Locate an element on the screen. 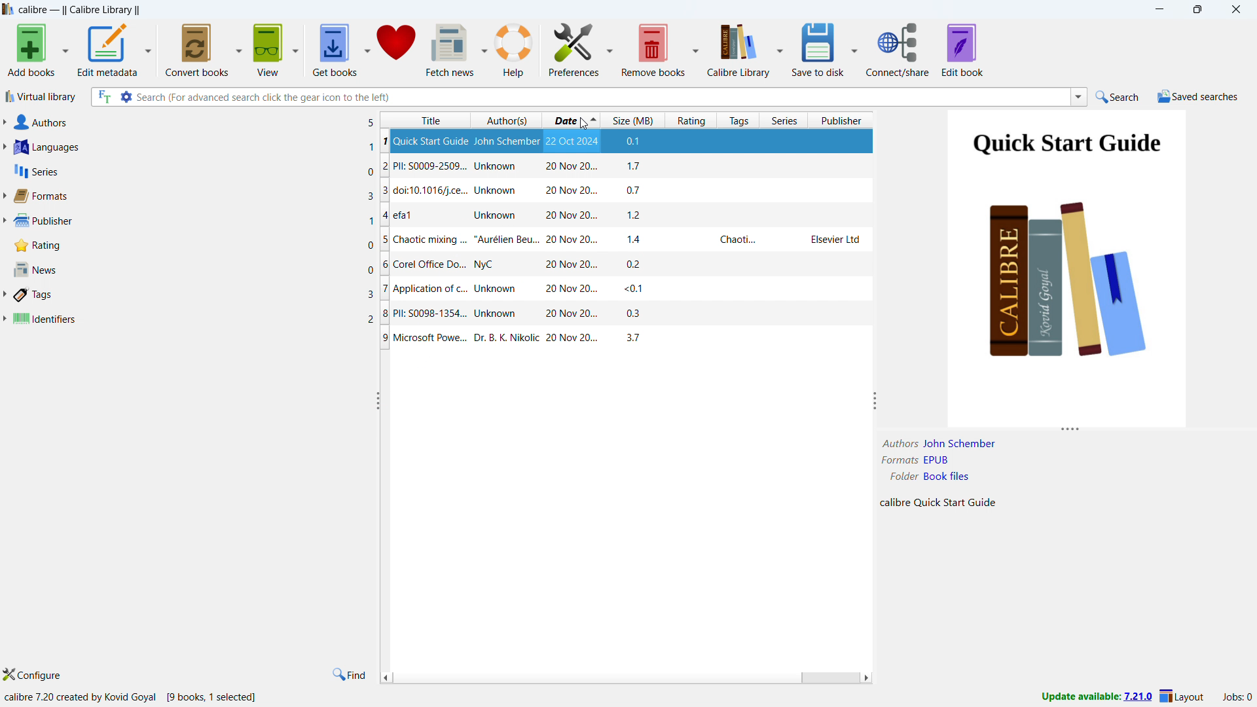 Image resolution: width=1257 pixels, height=707 pixels. NyC is located at coordinates (485, 314).